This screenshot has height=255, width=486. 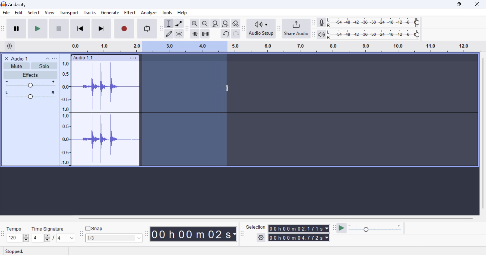 I want to click on redo, so click(x=236, y=34).